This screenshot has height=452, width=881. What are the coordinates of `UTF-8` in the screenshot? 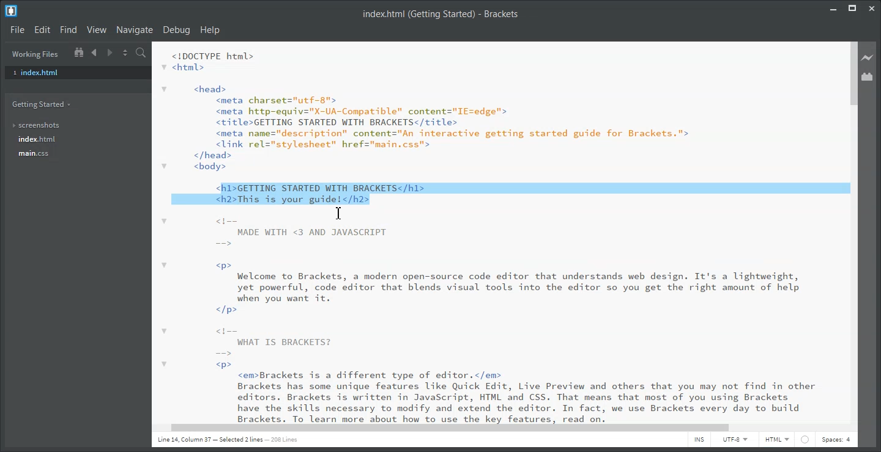 It's located at (736, 440).